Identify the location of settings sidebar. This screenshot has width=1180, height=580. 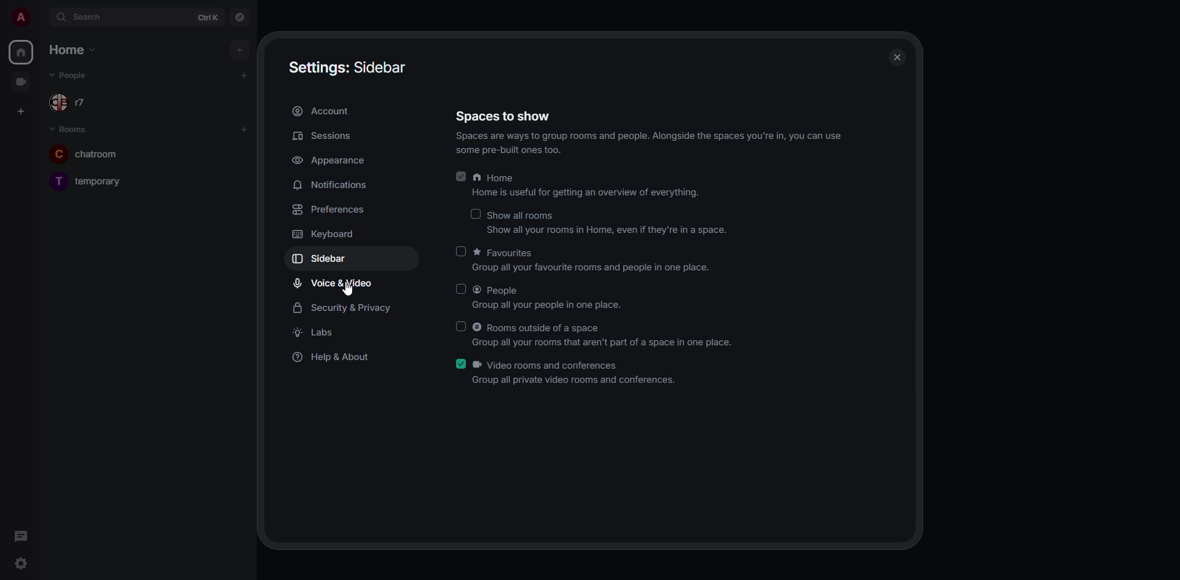
(353, 68).